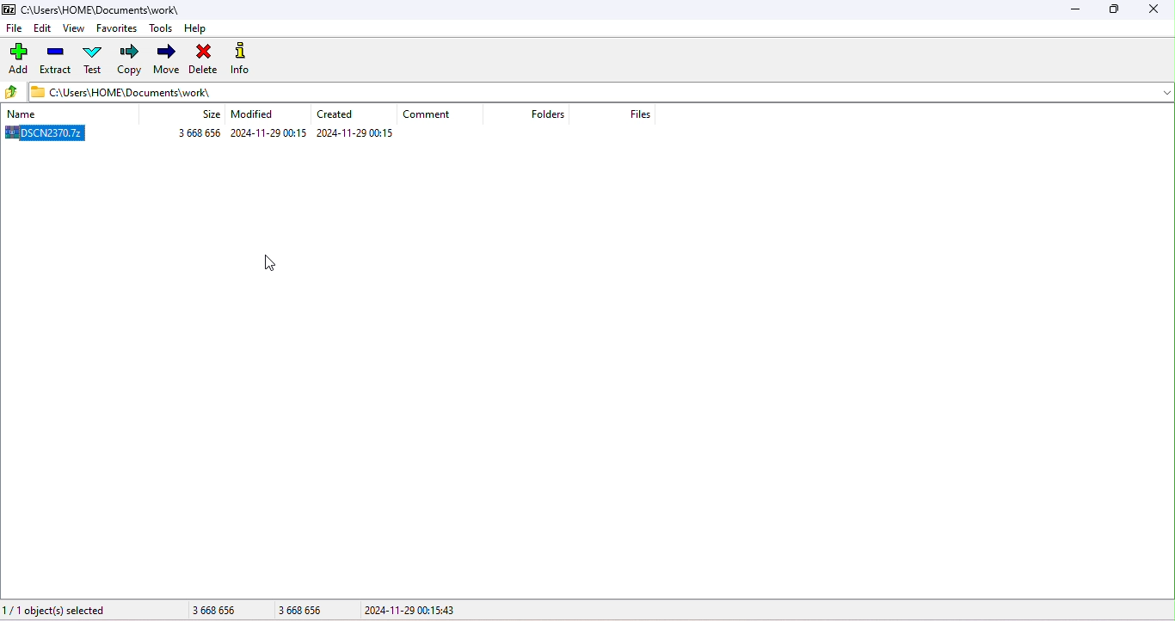 The width and height of the screenshot is (1175, 621). Describe the element at coordinates (13, 93) in the screenshot. I see `up to previous folder` at that location.